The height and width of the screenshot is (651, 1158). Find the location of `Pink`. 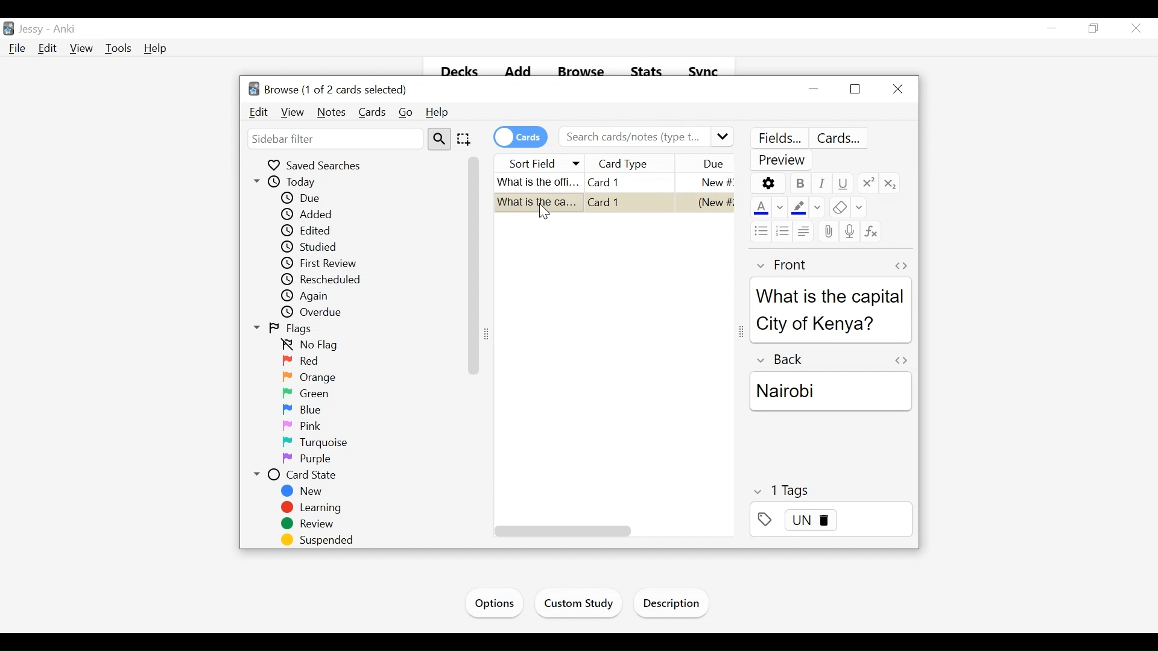

Pink is located at coordinates (300, 426).